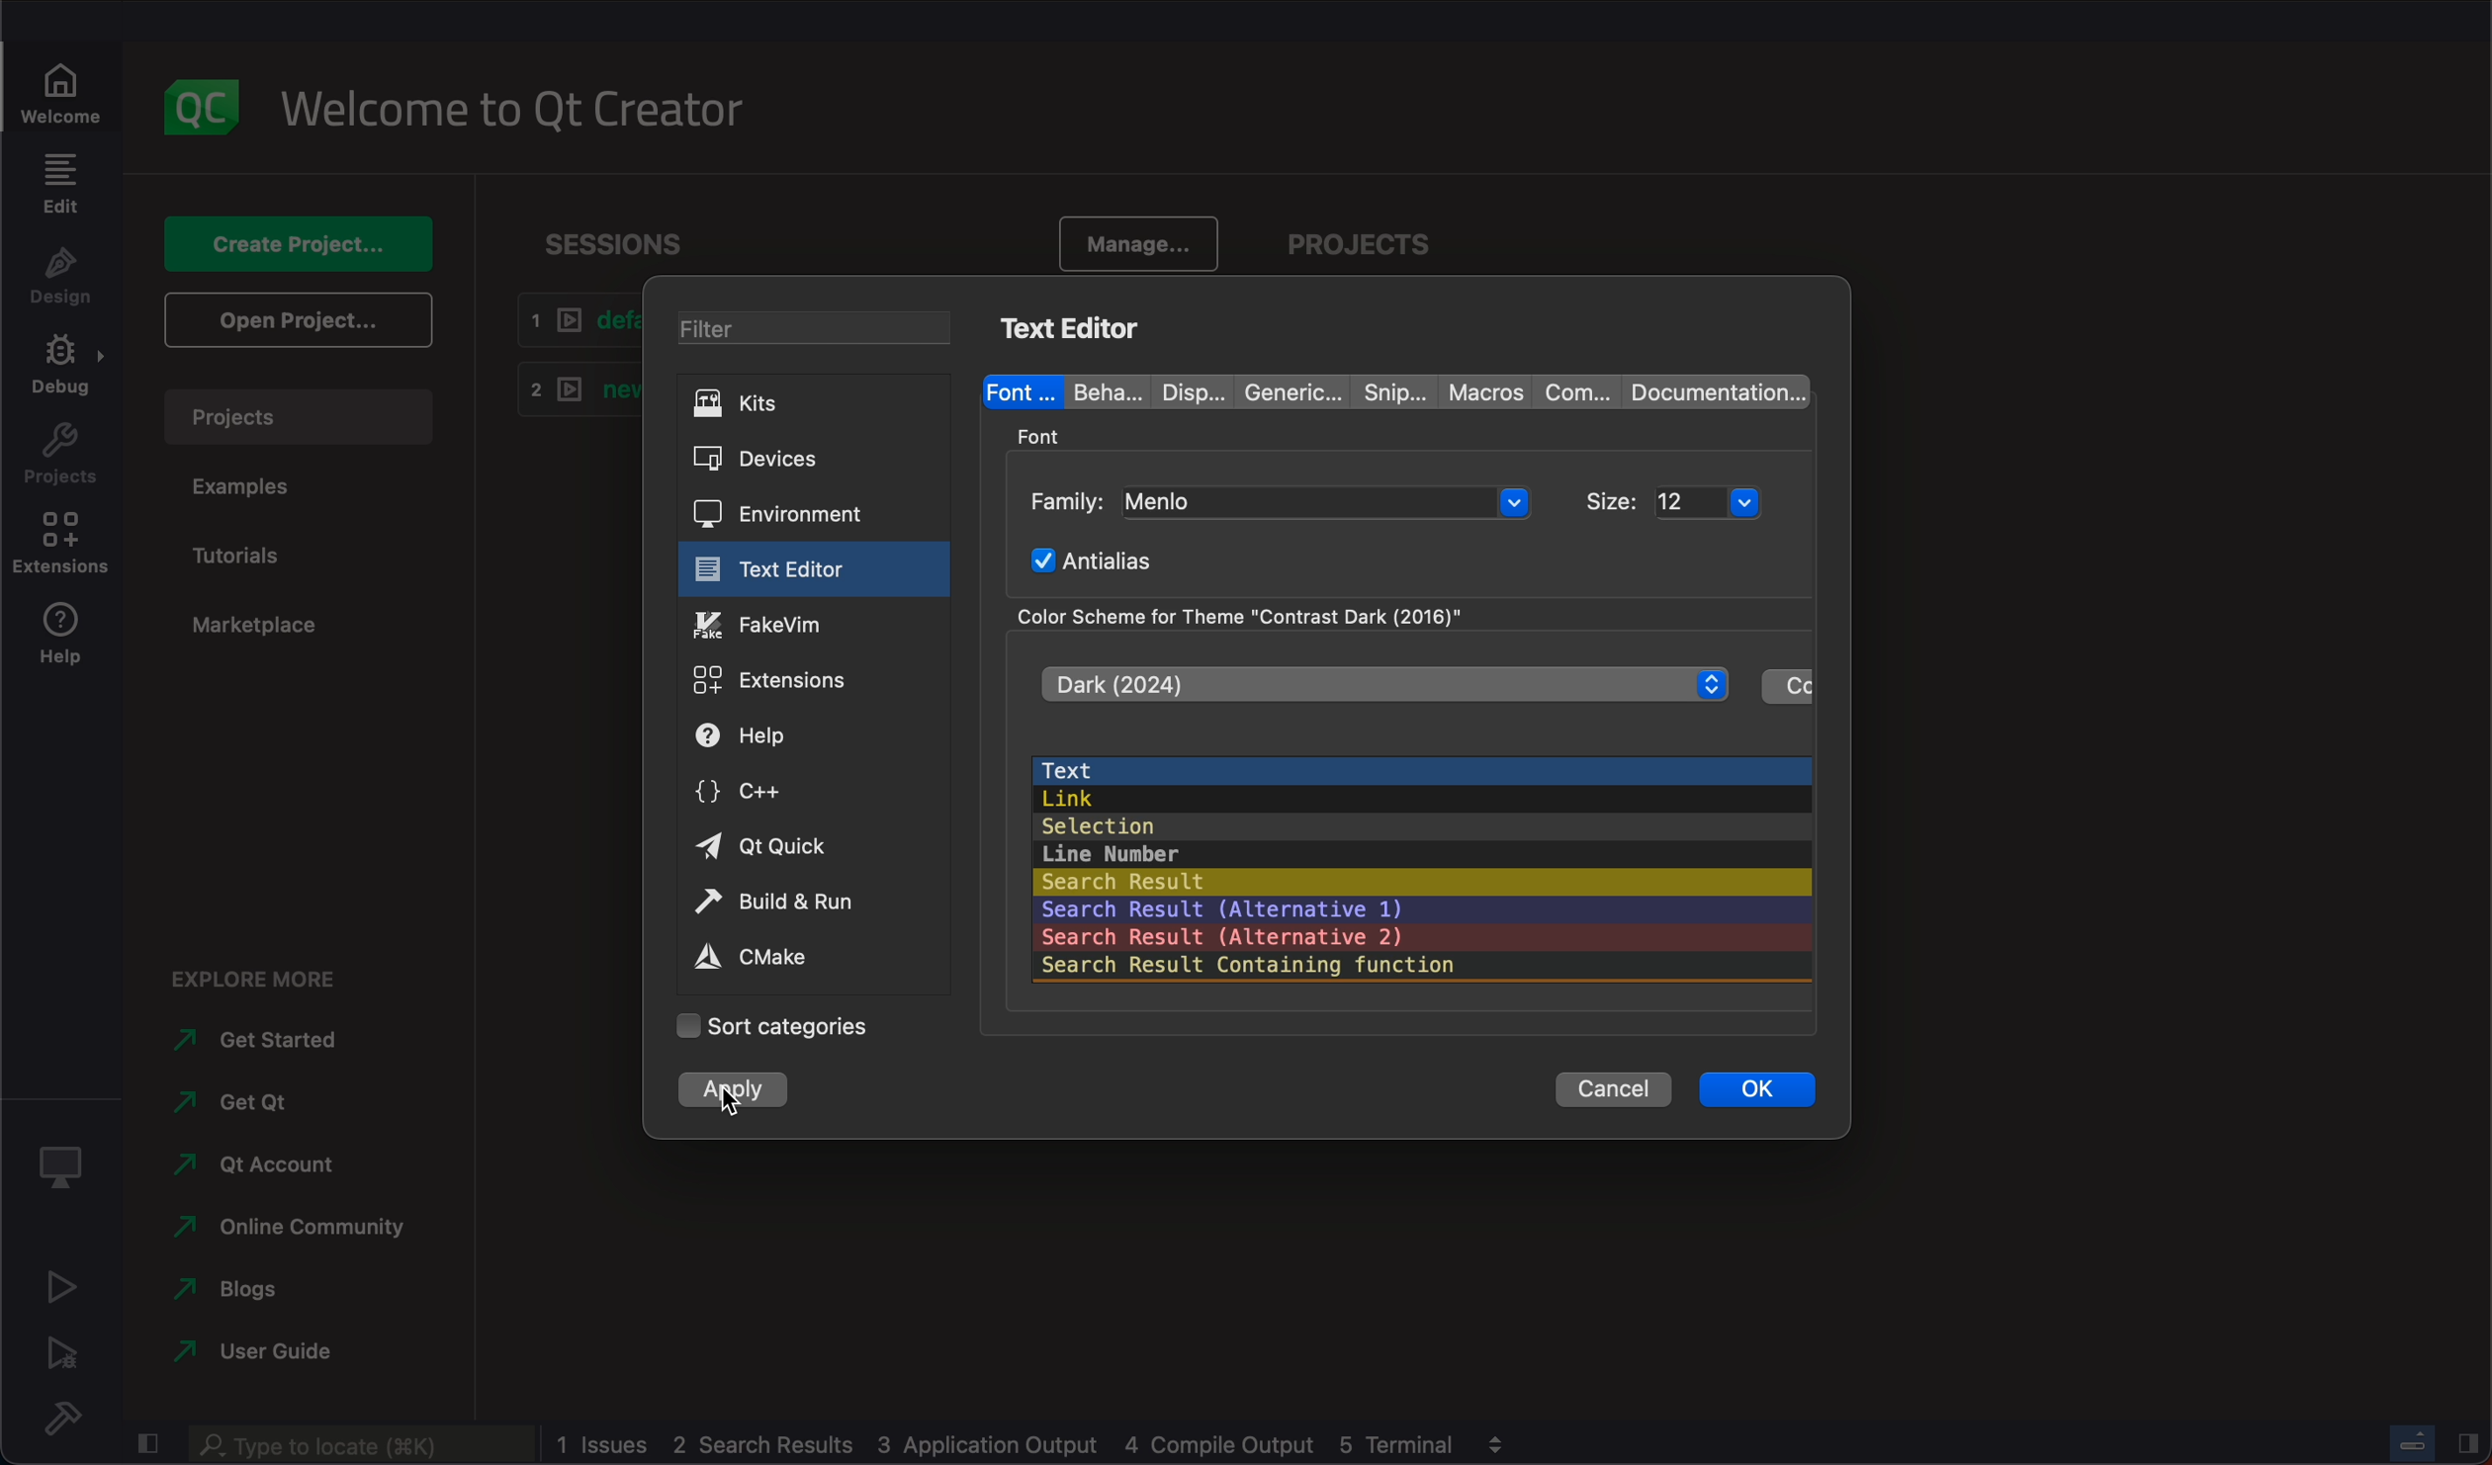 The width and height of the screenshot is (2492, 1465). I want to click on debug, so click(59, 372).